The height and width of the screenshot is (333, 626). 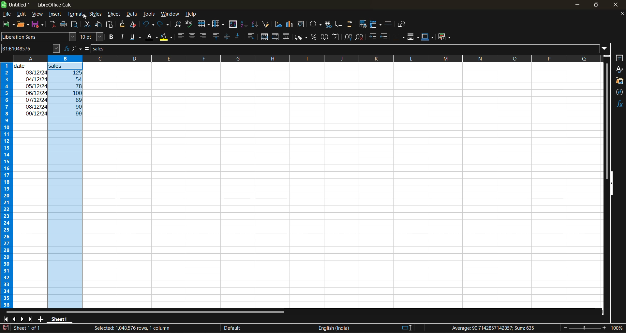 What do you see at coordinates (29, 327) in the screenshot?
I see `sheet number` at bounding box center [29, 327].